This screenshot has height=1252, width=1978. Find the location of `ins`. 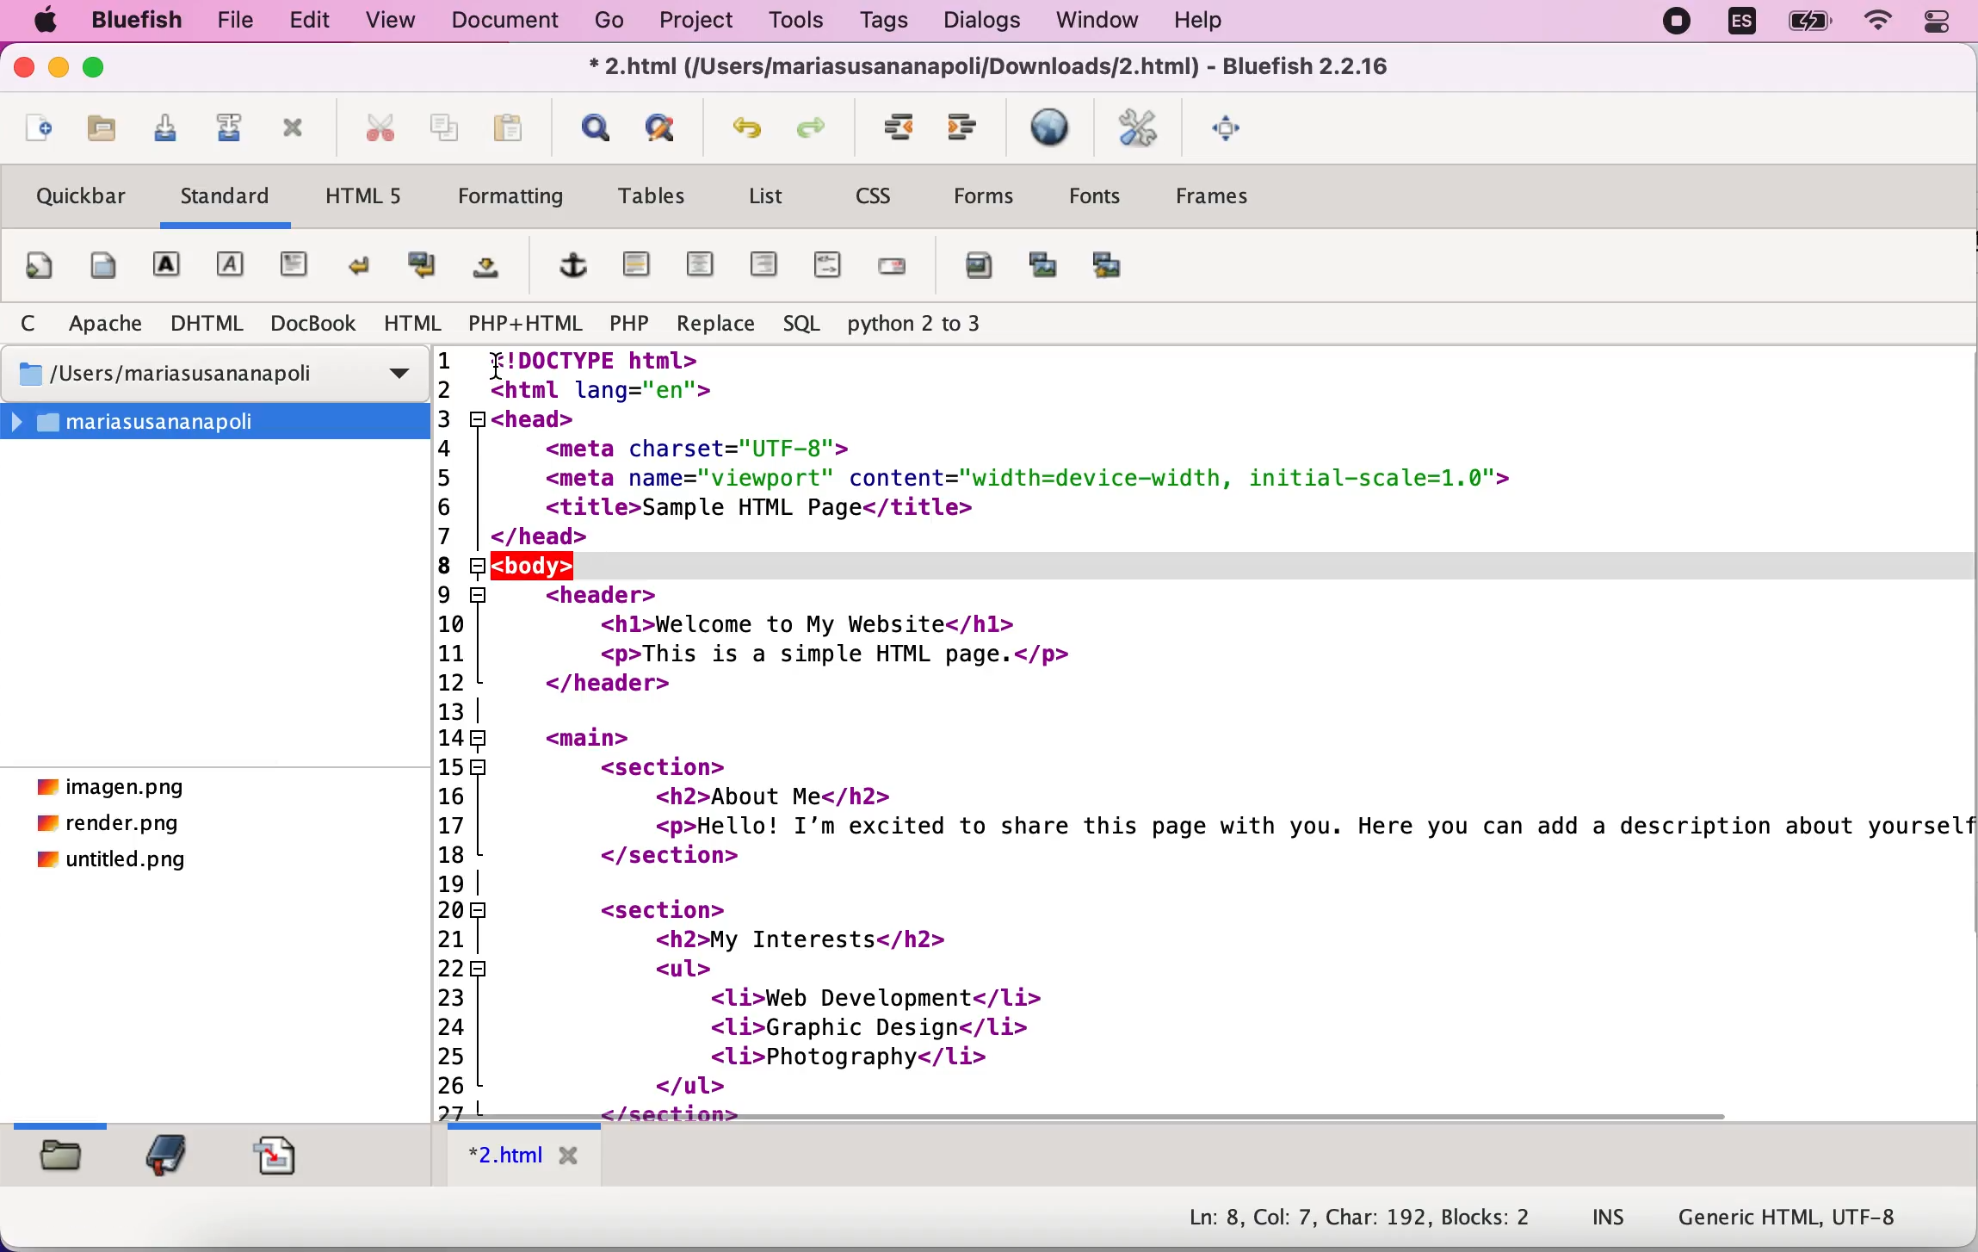

ins is located at coordinates (1613, 1217).